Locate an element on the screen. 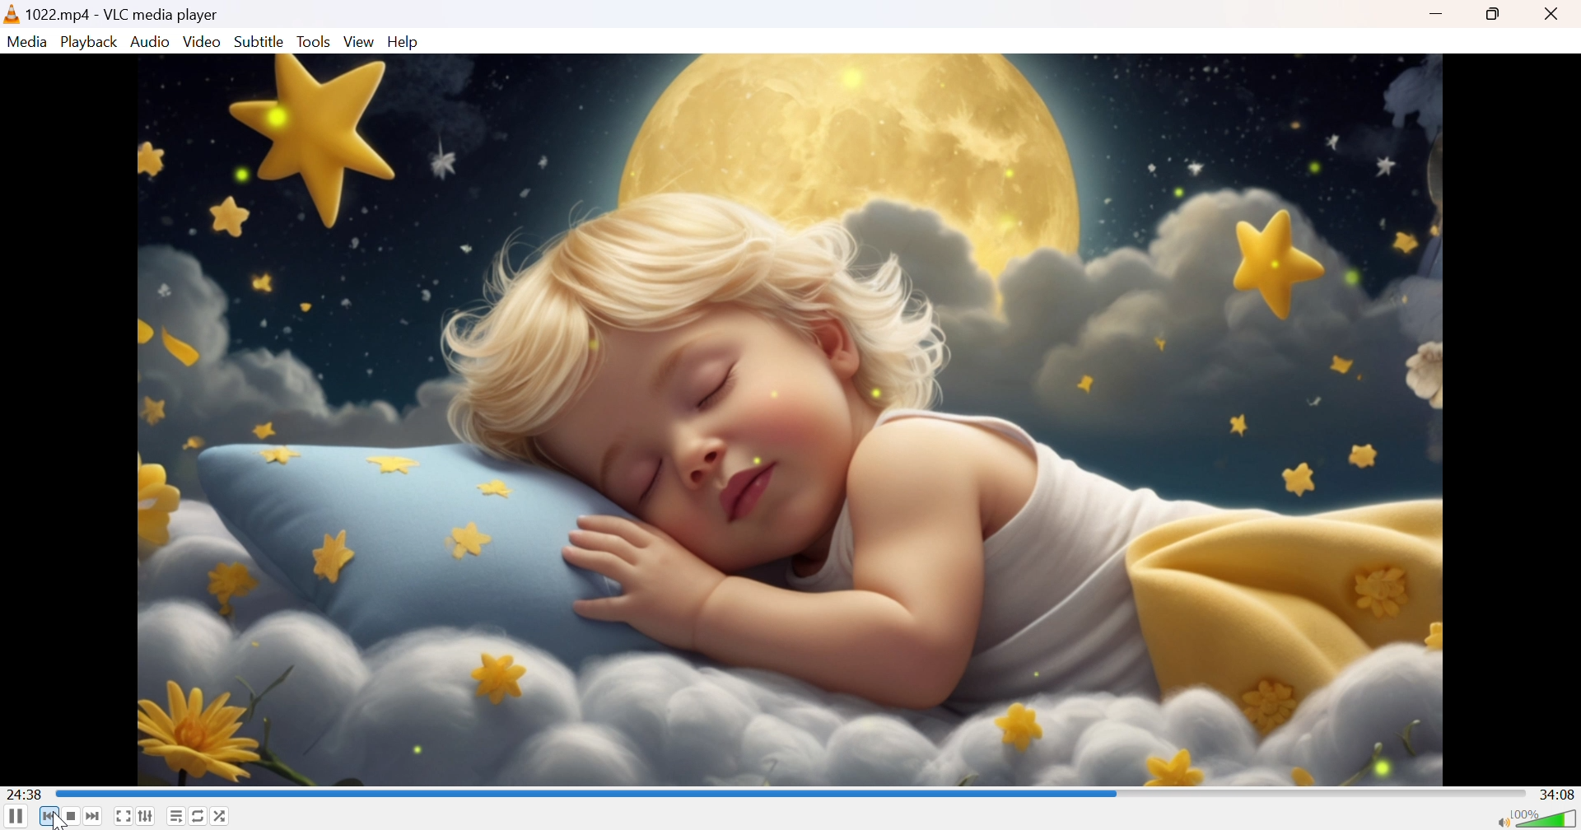  Random is located at coordinates (222, 815).